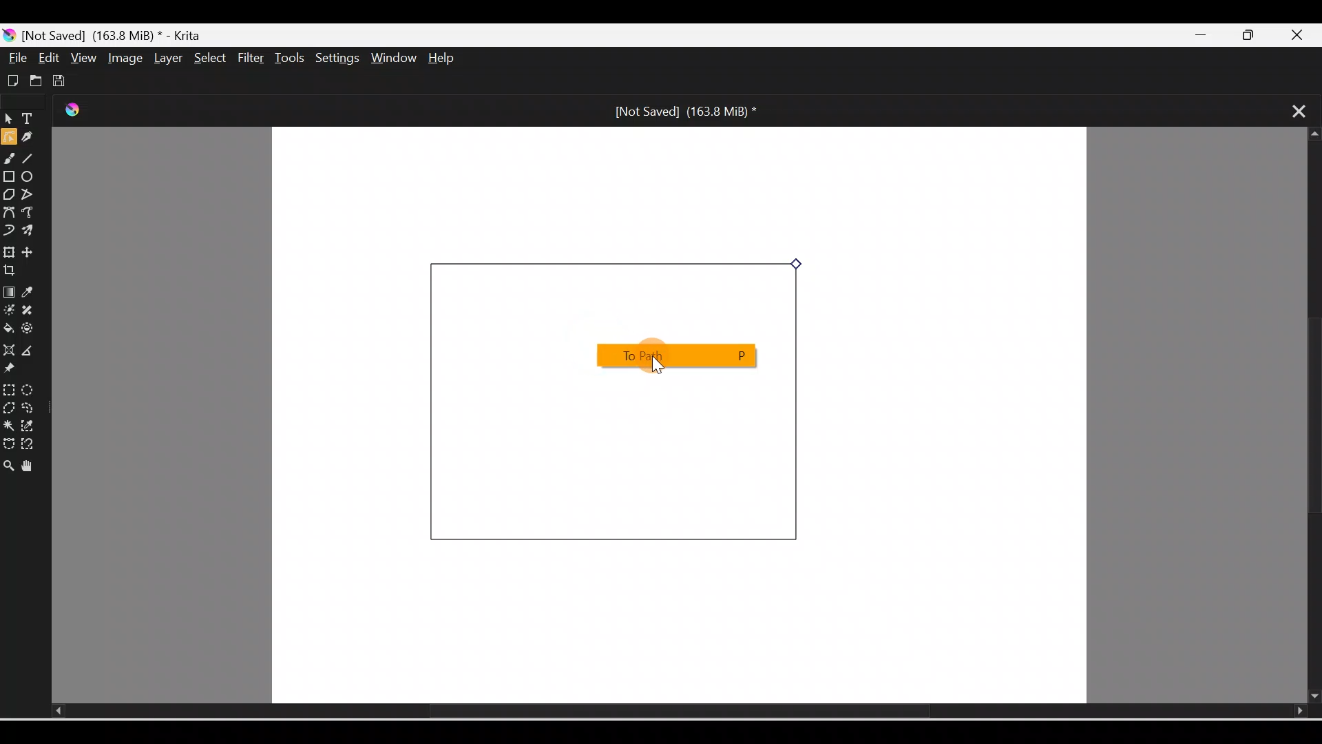  Describe the element at coordinates (682, 110) in the screenshot. I see `[Not Saved] (171.2 MiB) * ` at that location.